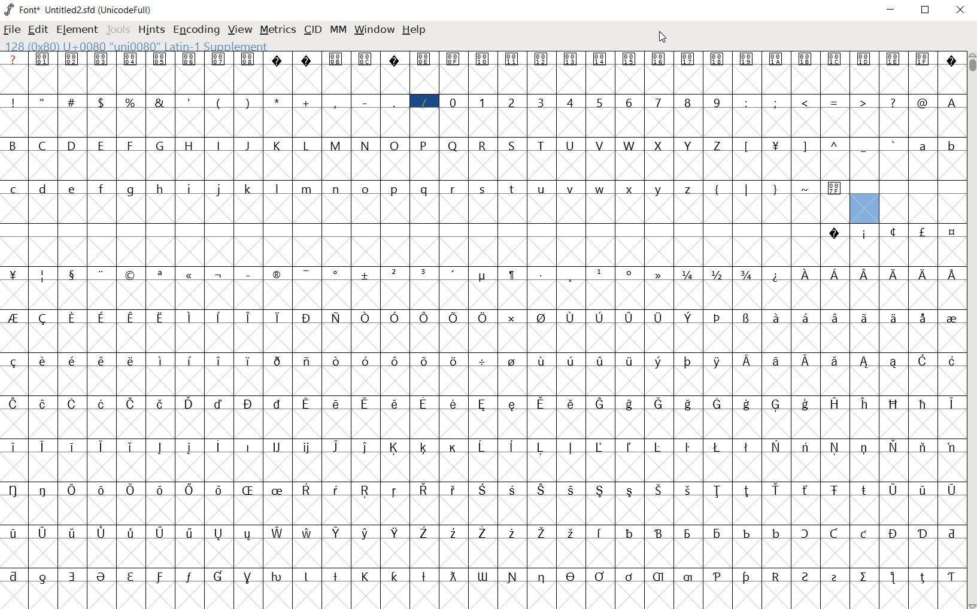 The width and height of the screenshot is (977, 609). I want to click on glyph, so click(364, 189).